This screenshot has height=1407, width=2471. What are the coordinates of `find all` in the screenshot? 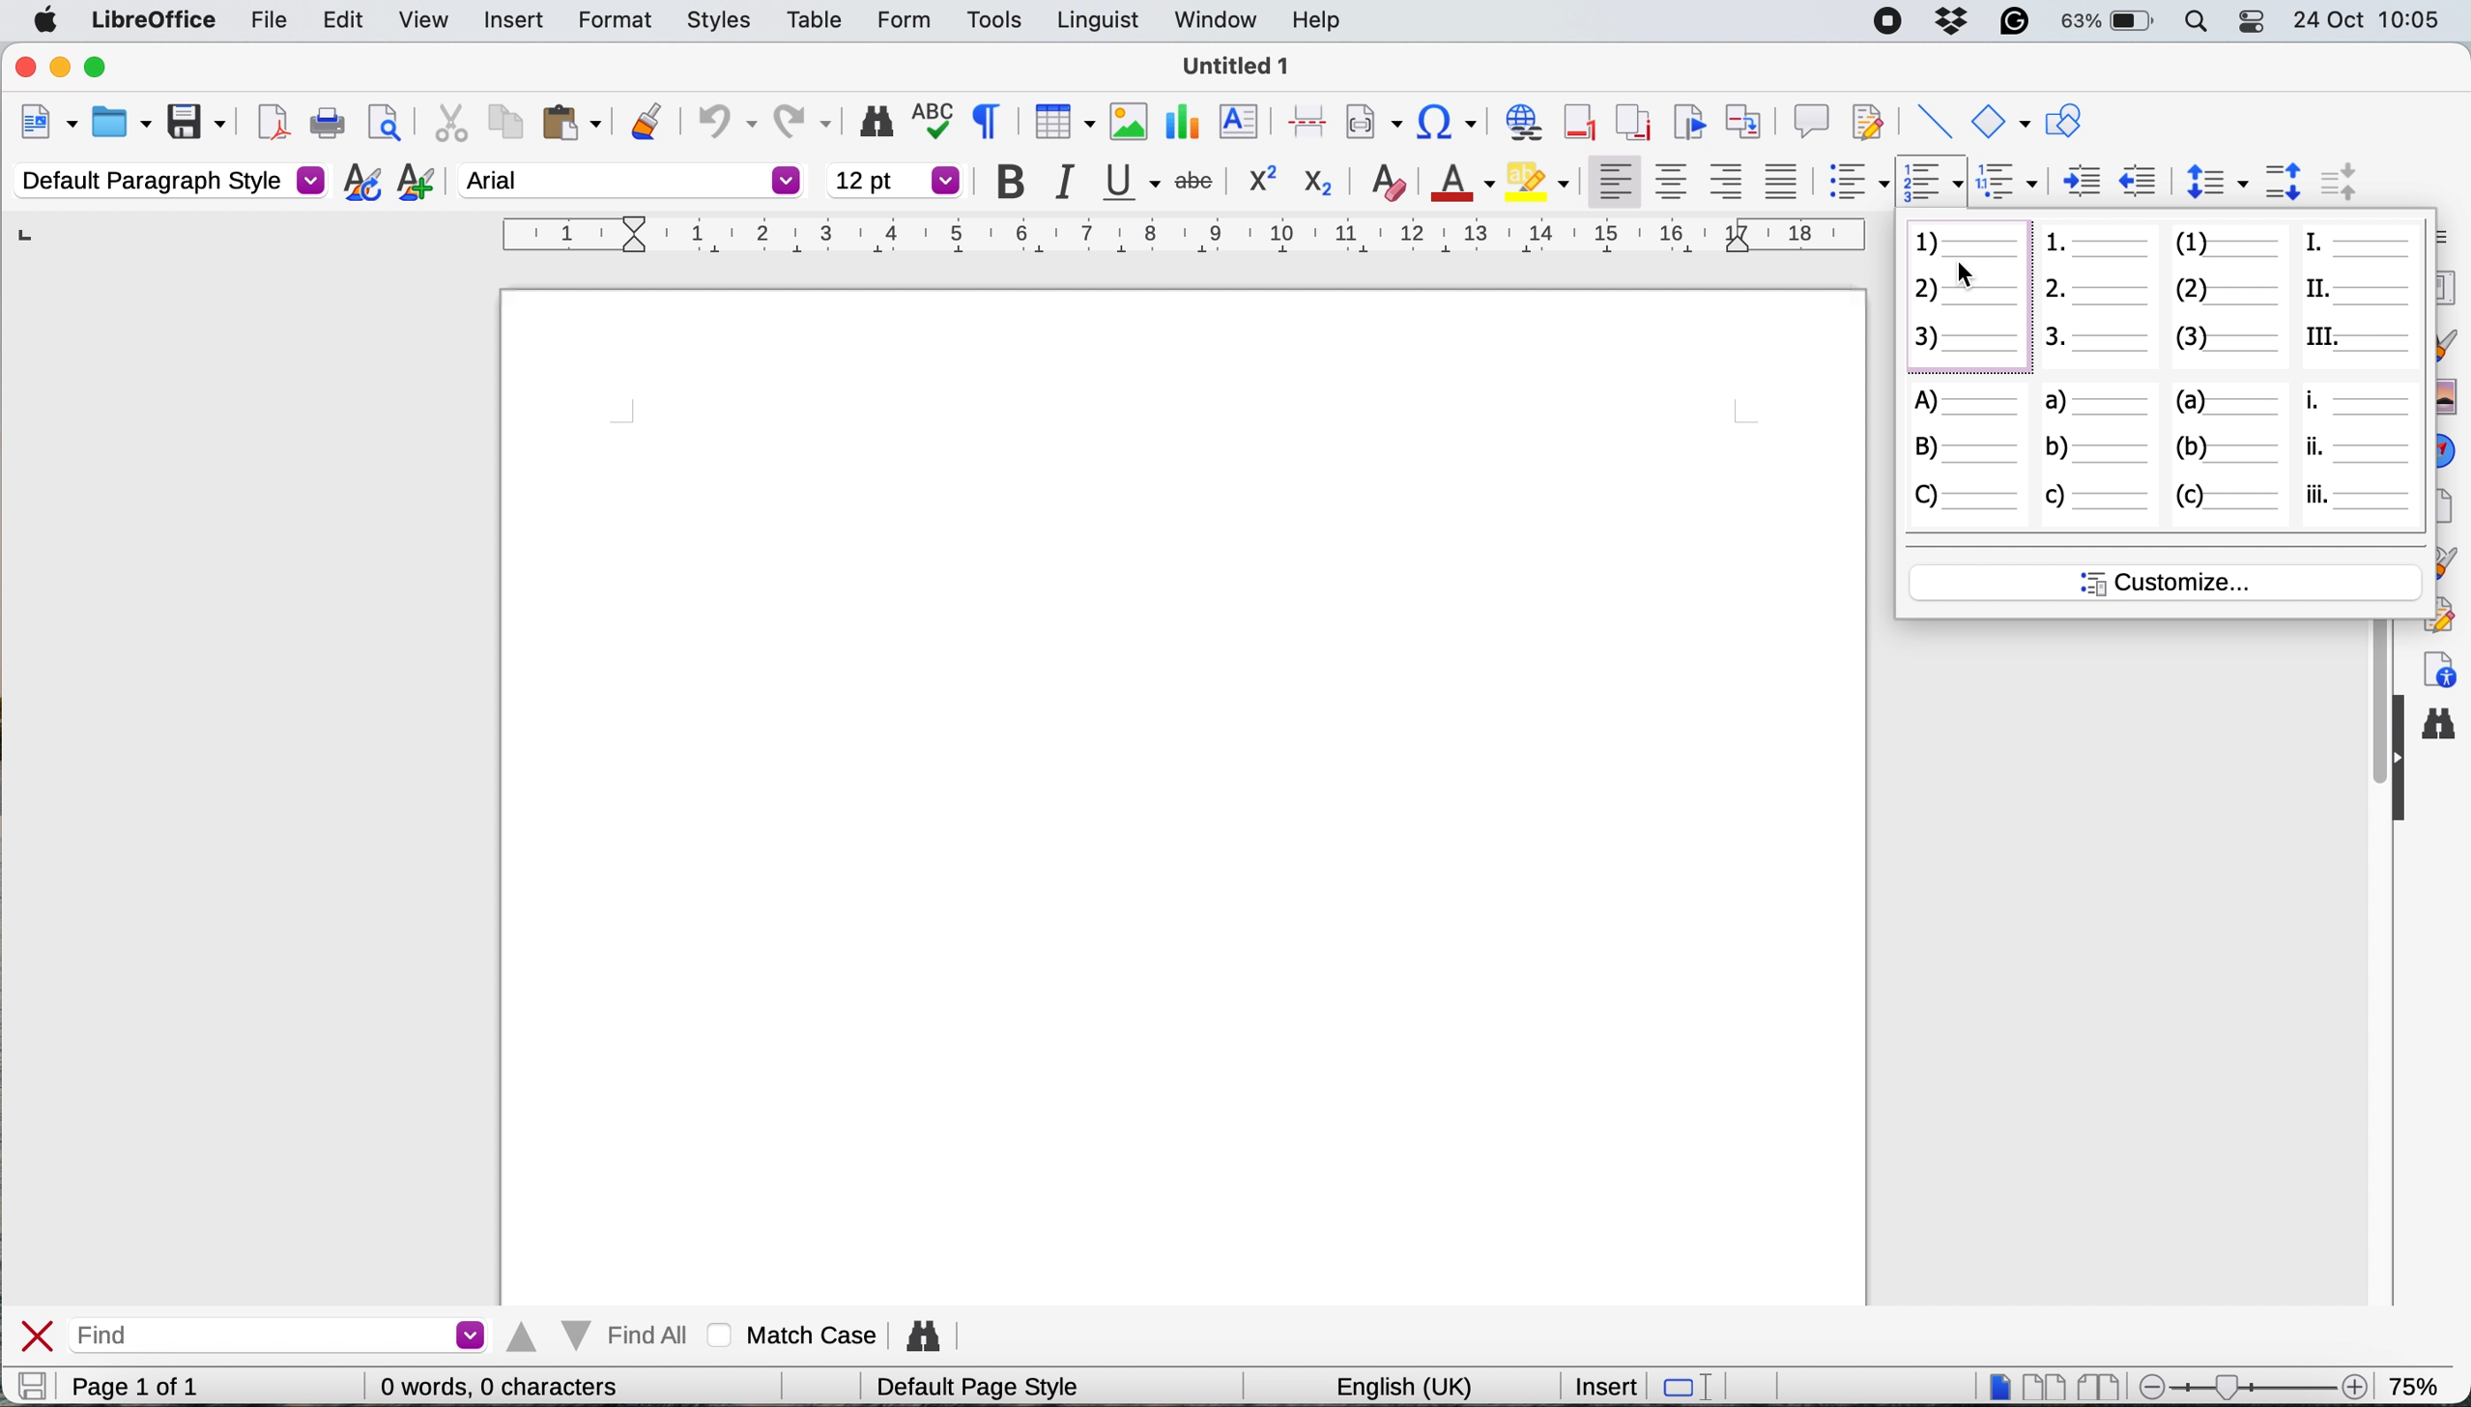 It's located at (601, 1335).